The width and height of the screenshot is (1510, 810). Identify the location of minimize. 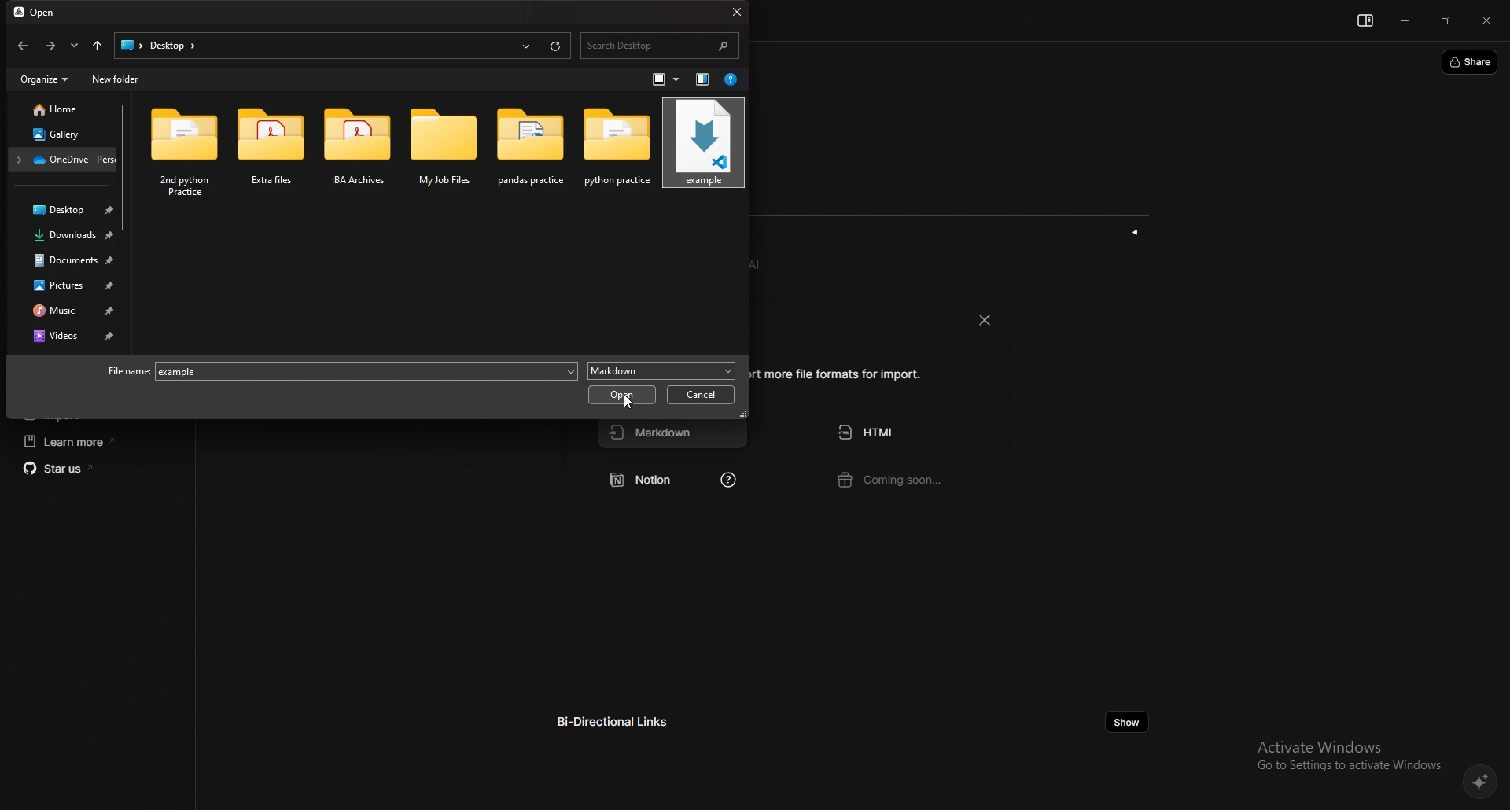
(1404, 20).